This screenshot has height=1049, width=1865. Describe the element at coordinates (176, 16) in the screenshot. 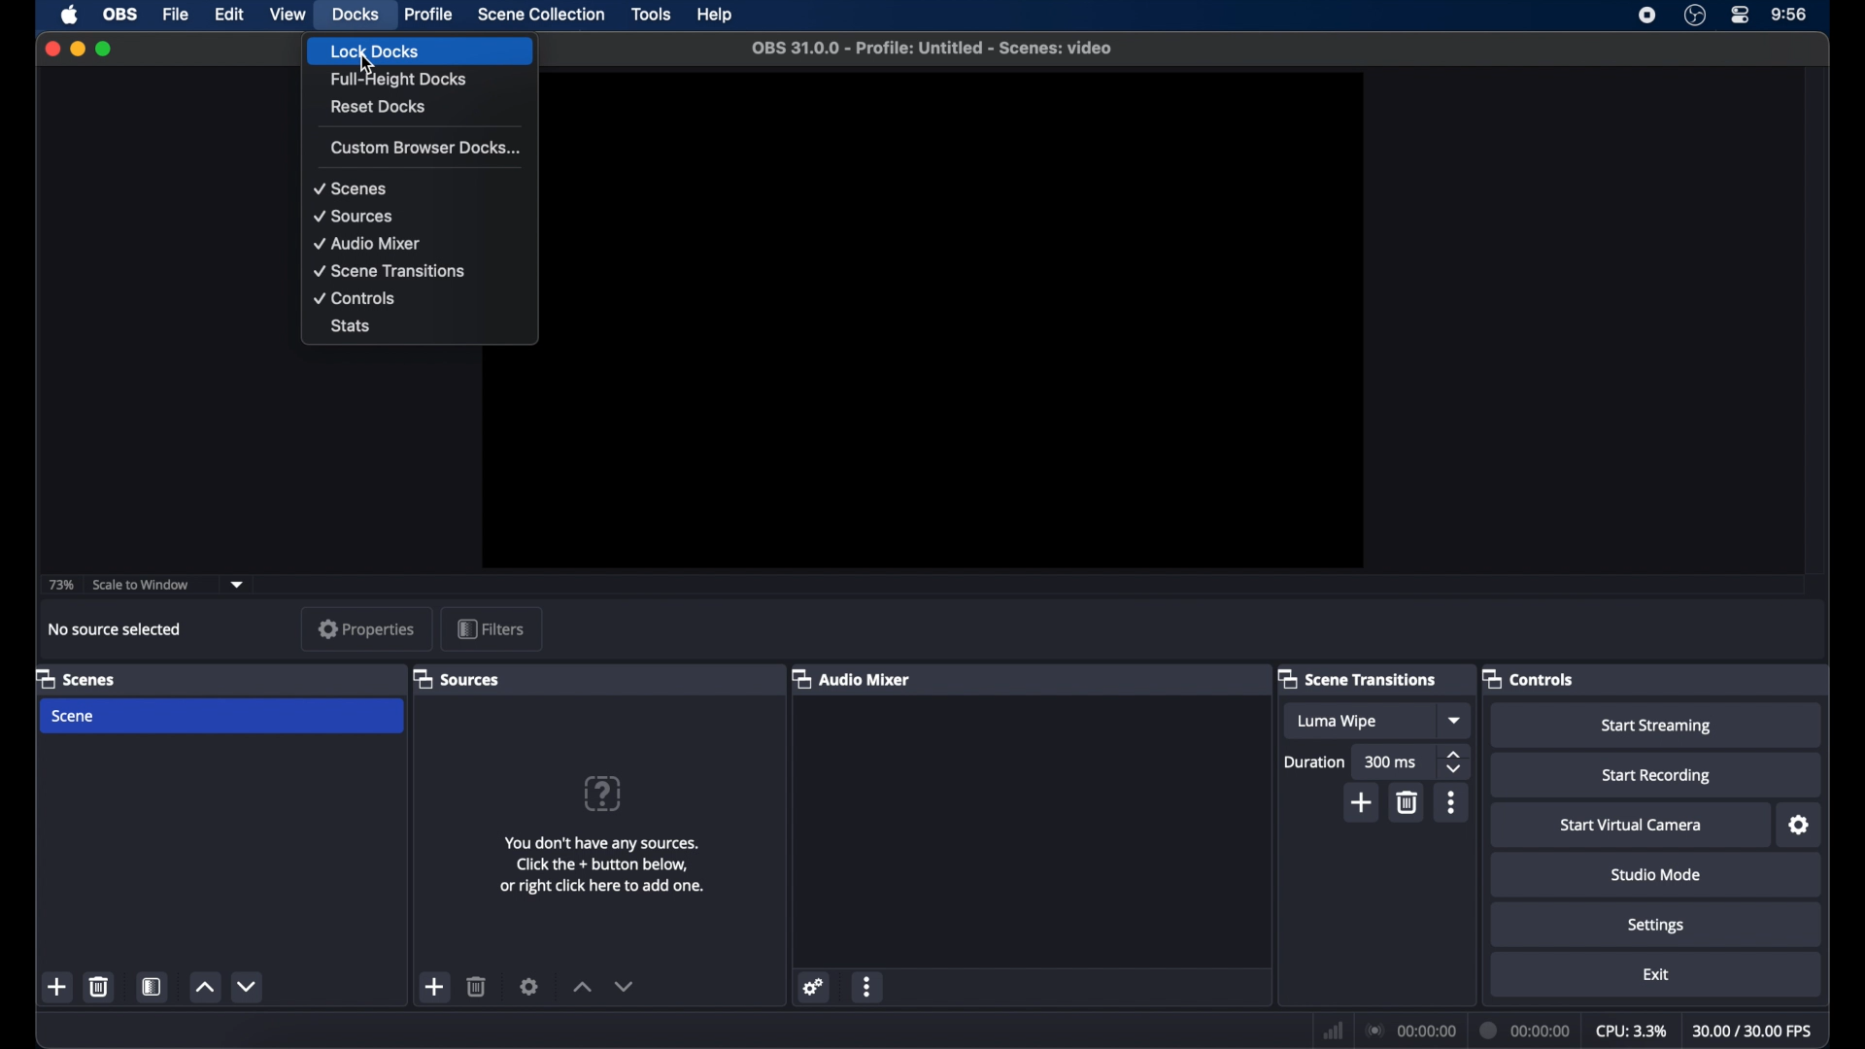

I see `file` at that location.